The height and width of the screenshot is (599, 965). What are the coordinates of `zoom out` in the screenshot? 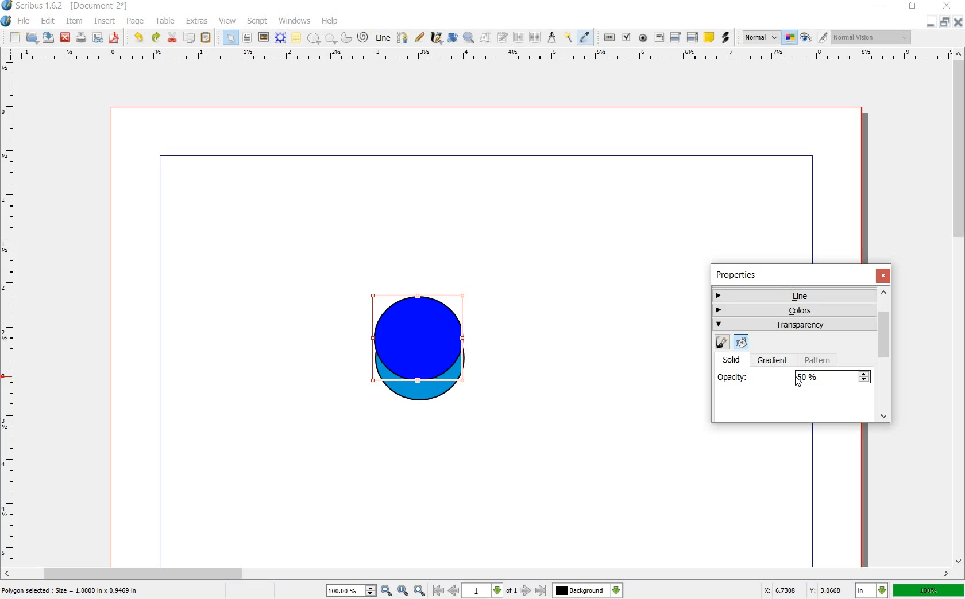 It's located at (387, 590).